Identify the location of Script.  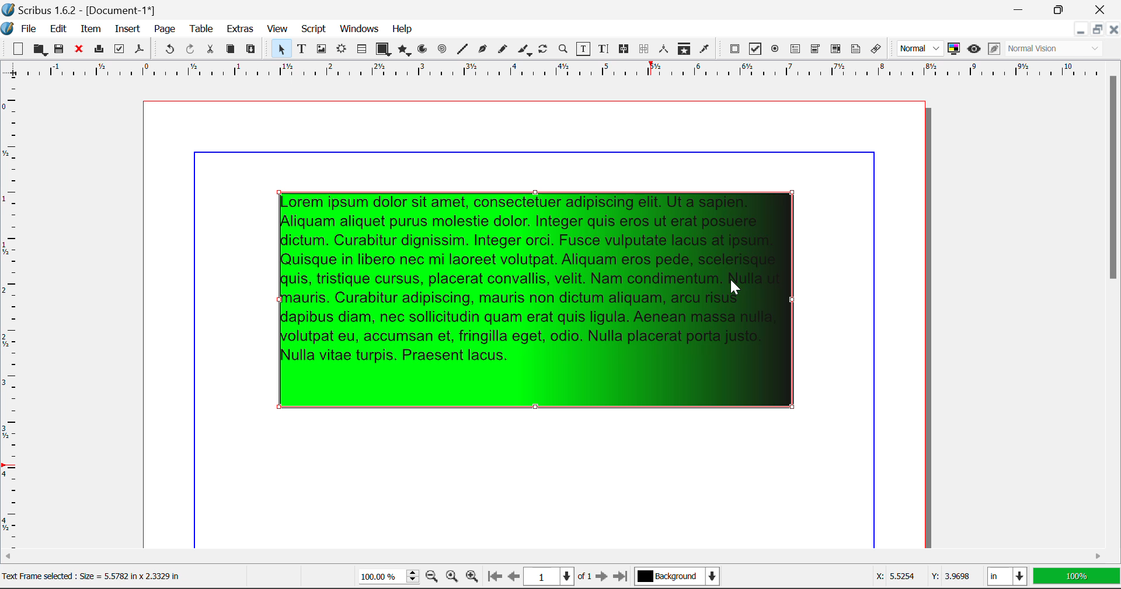
(314, 29).